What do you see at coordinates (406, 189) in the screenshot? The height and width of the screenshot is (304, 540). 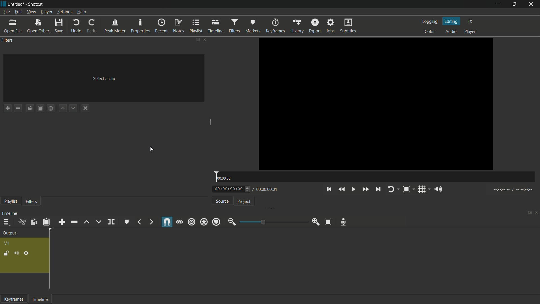 I see `zoom timeline to fit` at bounding box center [406, 189].